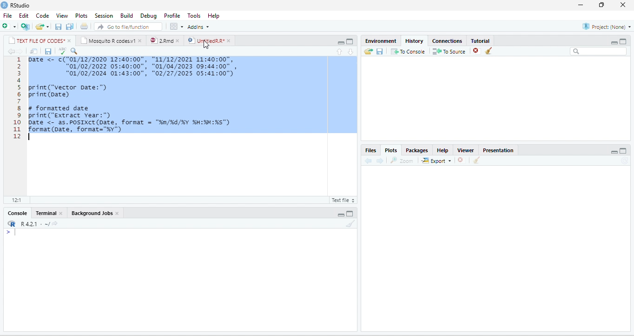 This screenshot has height=336, width=634. What do you see at coordinates (43, 16) in the screenshot?
I see `Code` at bounding box center [43, 16].